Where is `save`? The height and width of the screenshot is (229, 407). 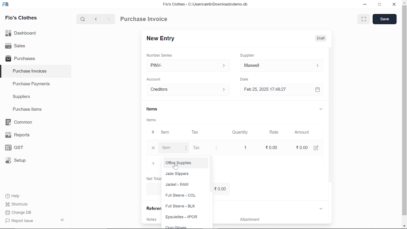
save is located at coordinates (384, 19).